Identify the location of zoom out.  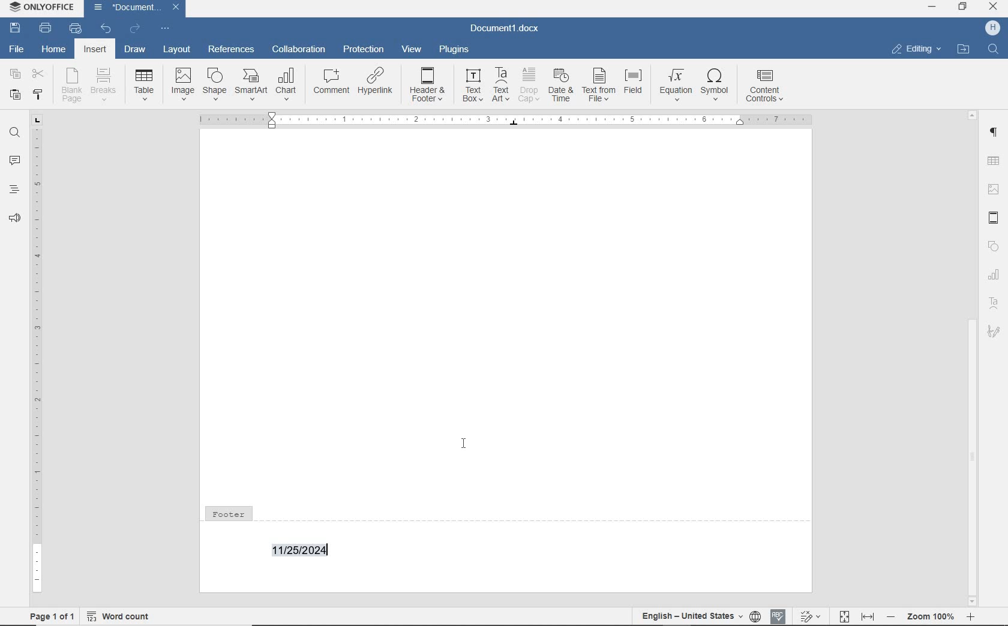
(892, 616).